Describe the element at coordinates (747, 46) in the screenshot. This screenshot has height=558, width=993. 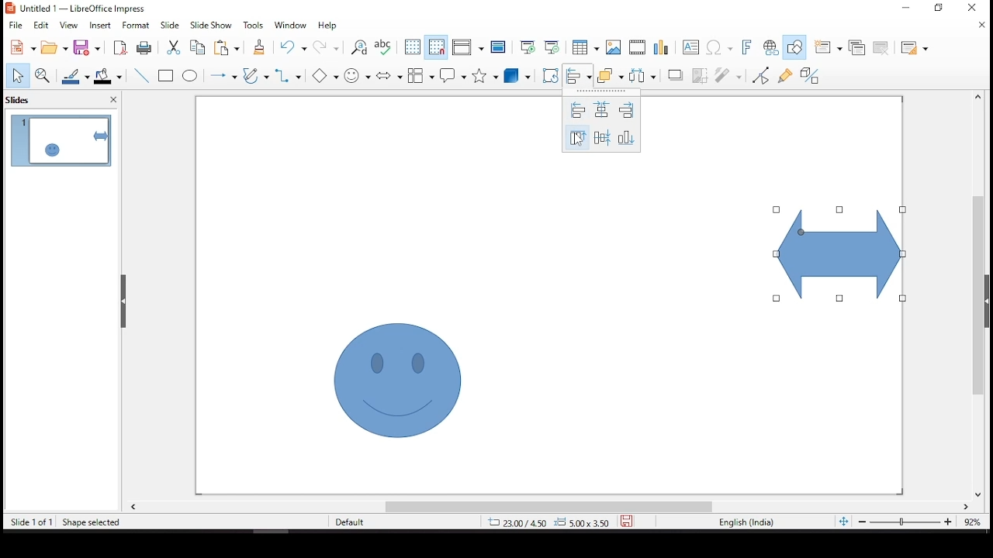
I see `insert font work text` at that location.